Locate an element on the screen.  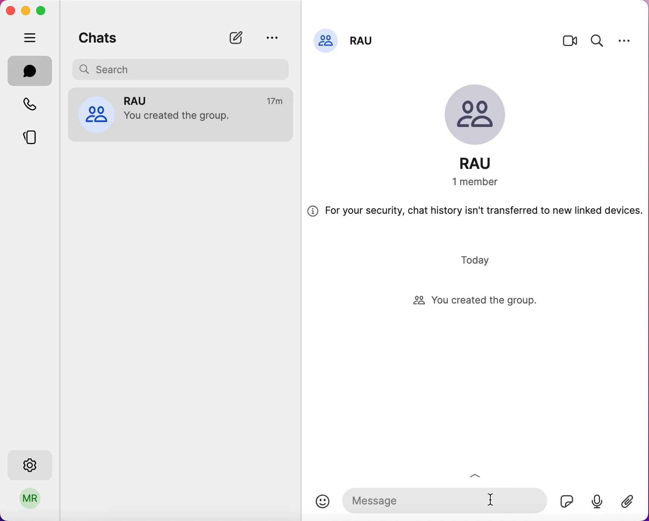
minimize is located at coordinates (25, 10).